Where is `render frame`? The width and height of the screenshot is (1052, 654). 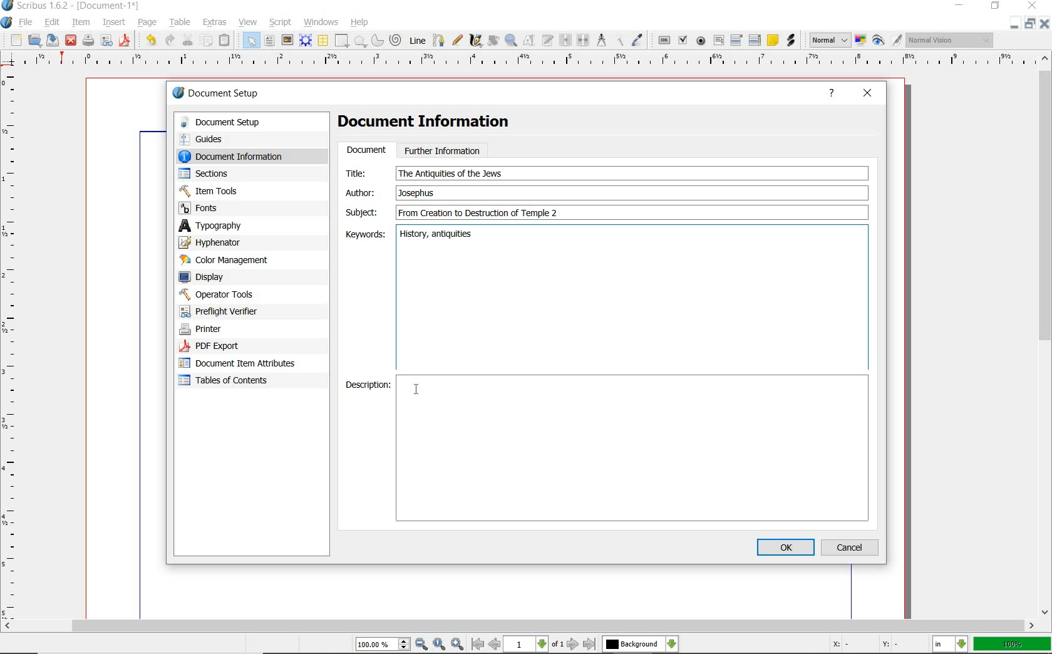 render frame is located at coordinates (306, 41).